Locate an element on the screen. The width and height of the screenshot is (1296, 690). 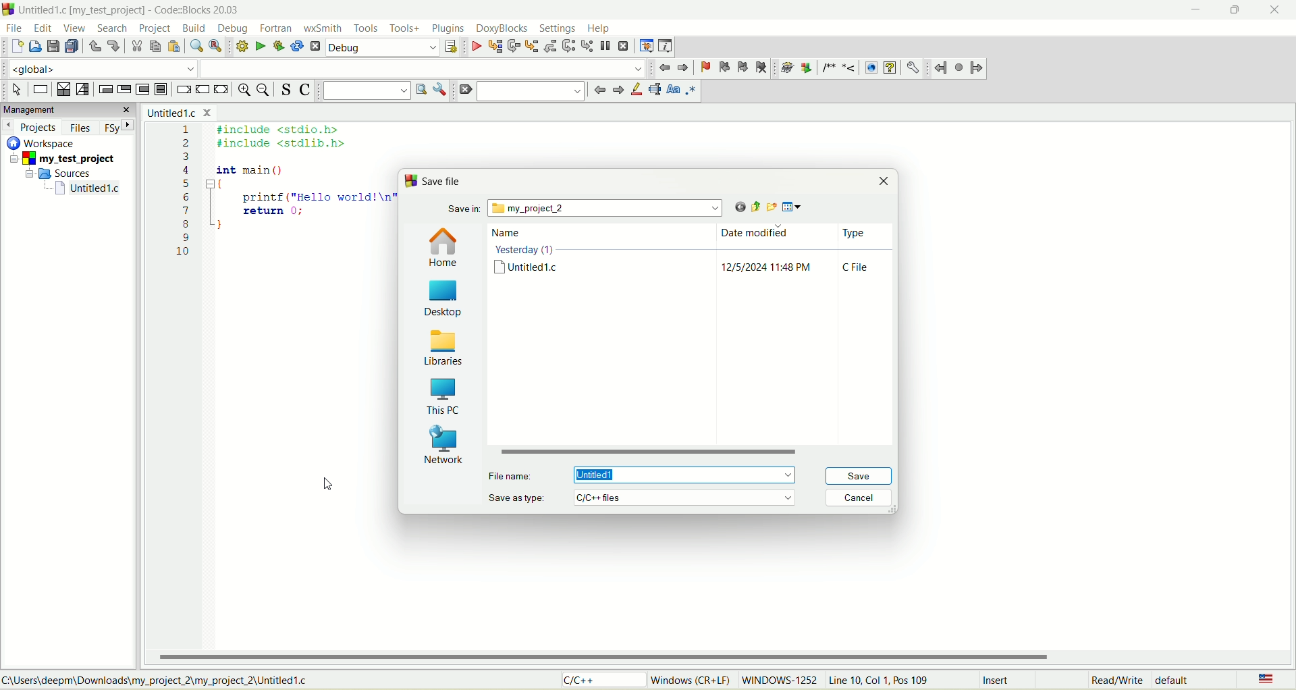
save in is located at coordinates (587, 209).